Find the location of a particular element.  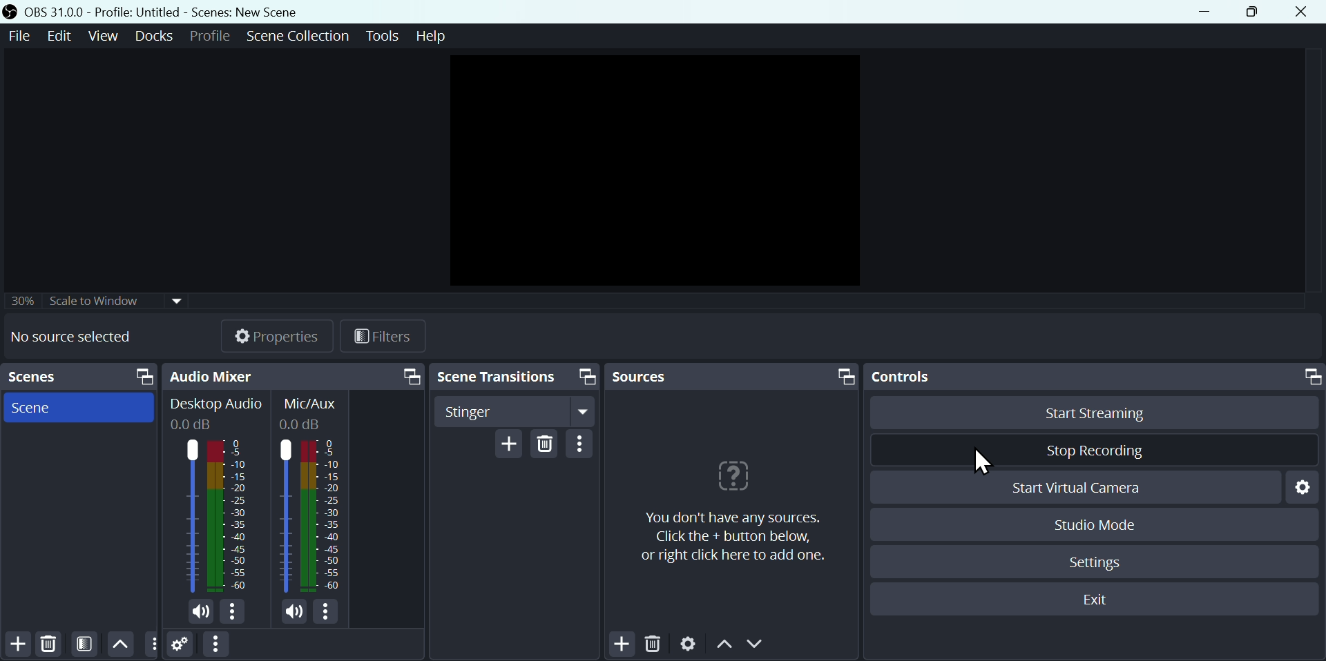

Settings is located at coordinates (691, 644).